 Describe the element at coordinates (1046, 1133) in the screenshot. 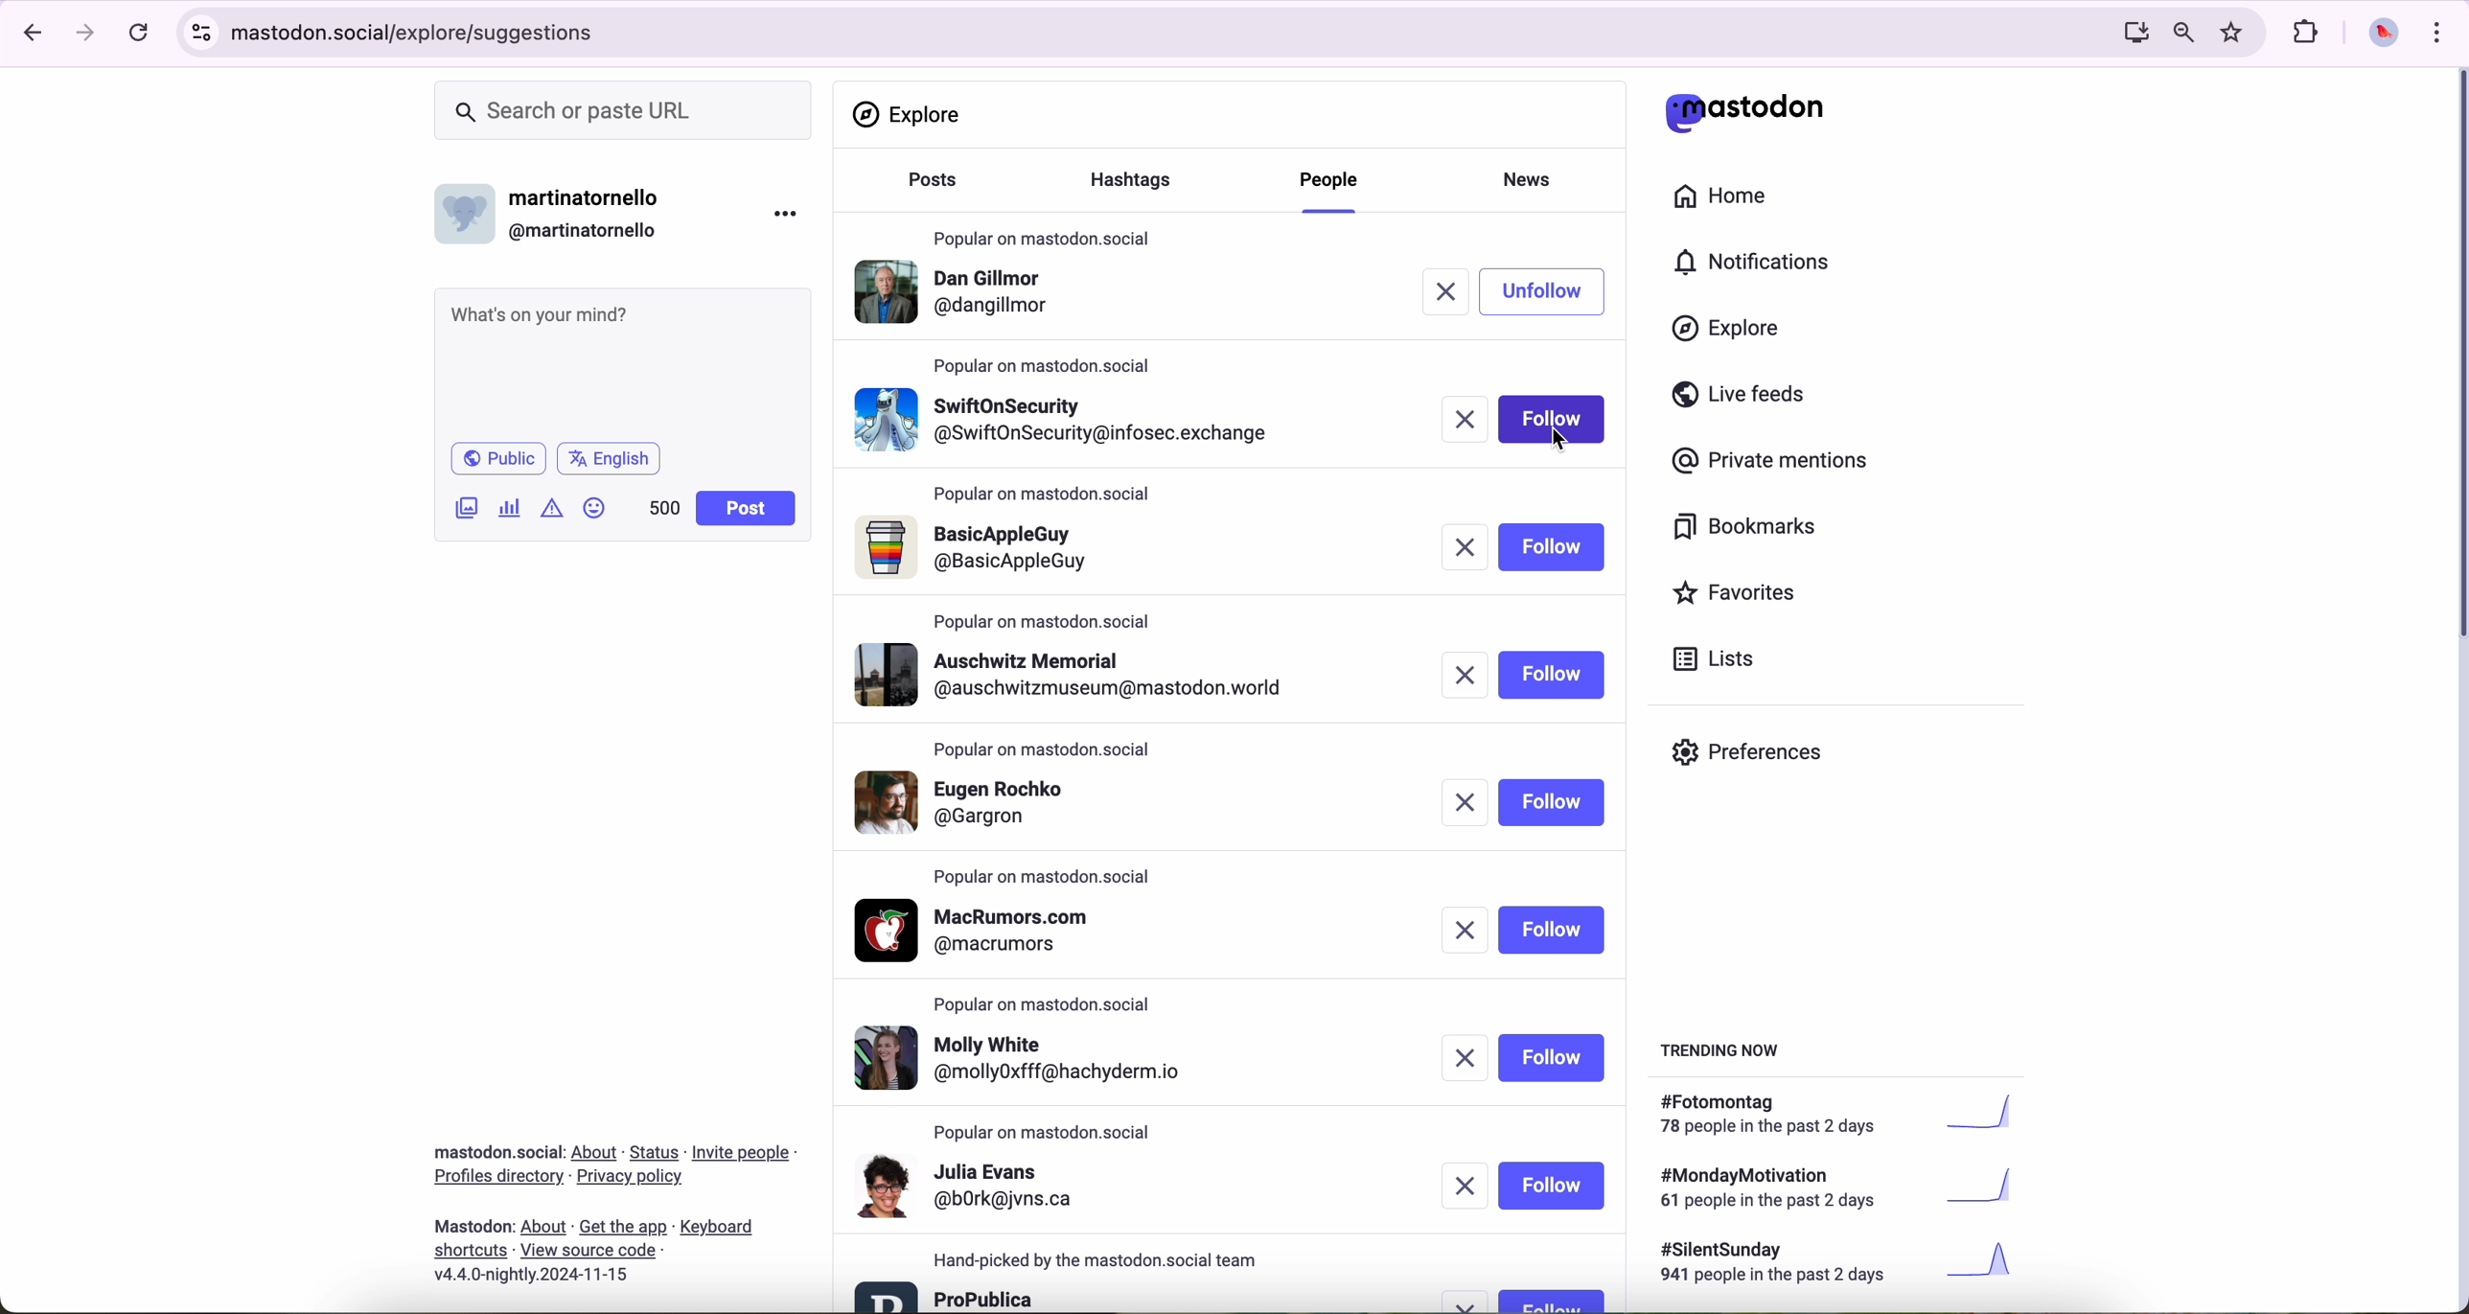

I see `popular on mastodon.social` at that location.